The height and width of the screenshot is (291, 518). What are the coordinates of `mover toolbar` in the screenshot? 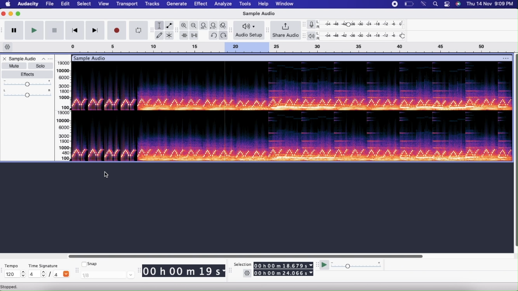 It's located at (267, 30).